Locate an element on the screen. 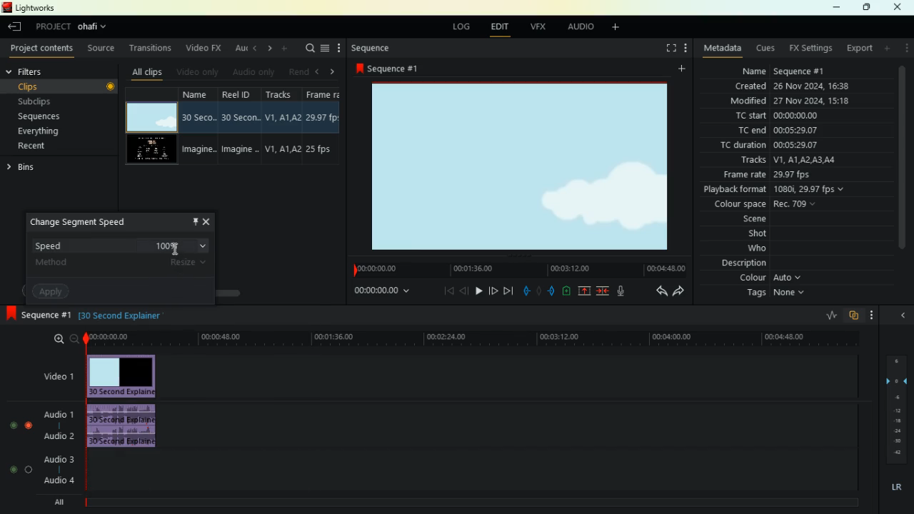 Image resolution: width=914 pixels, height=514 pixels. layers is located at coordinates (894, 409).